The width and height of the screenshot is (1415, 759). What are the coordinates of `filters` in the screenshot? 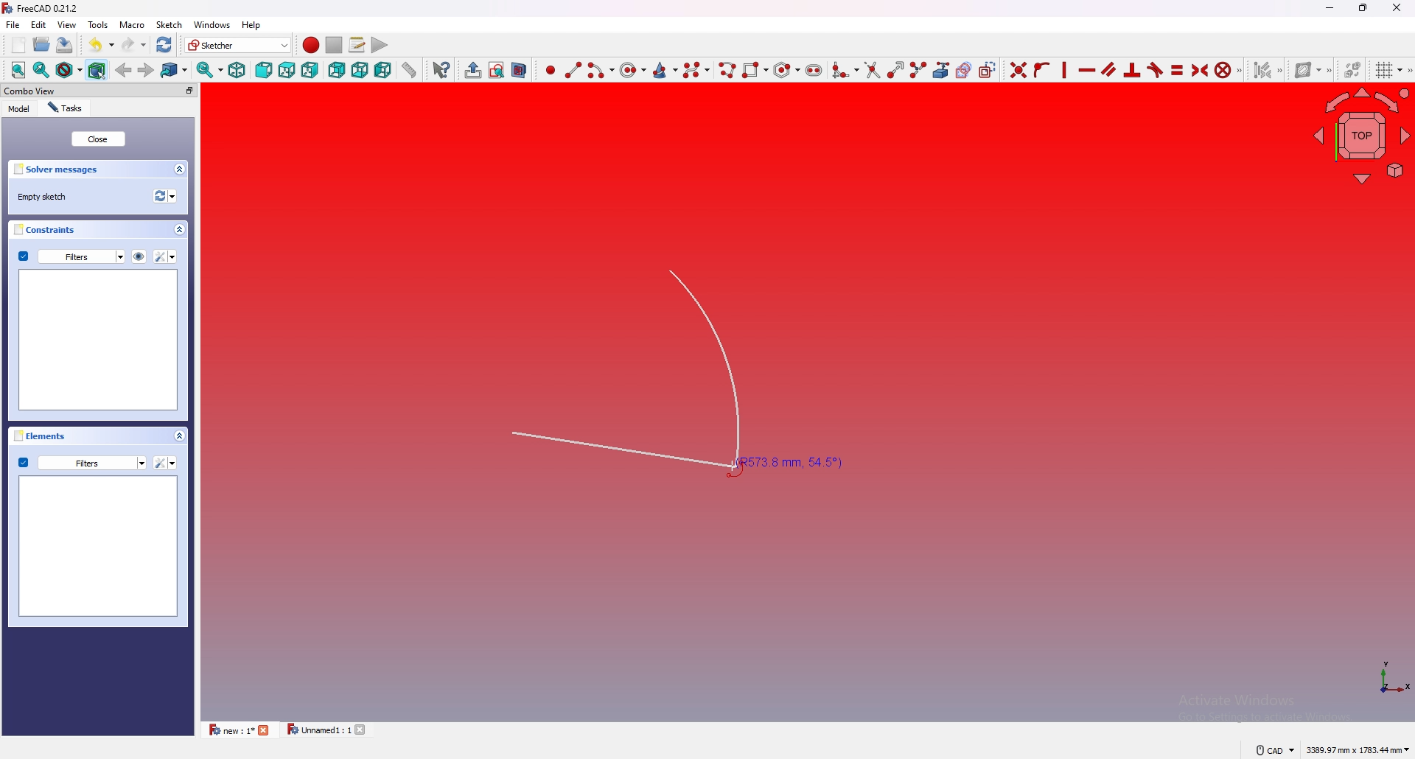 It's located at (72, 256).